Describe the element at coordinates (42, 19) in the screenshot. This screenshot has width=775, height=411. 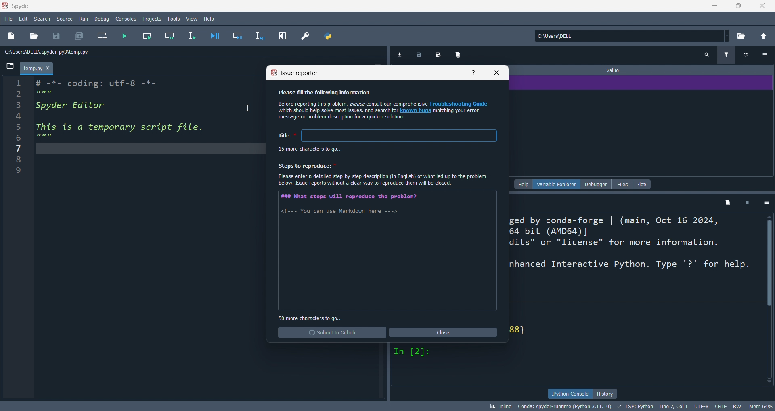
I see `search` at that location.